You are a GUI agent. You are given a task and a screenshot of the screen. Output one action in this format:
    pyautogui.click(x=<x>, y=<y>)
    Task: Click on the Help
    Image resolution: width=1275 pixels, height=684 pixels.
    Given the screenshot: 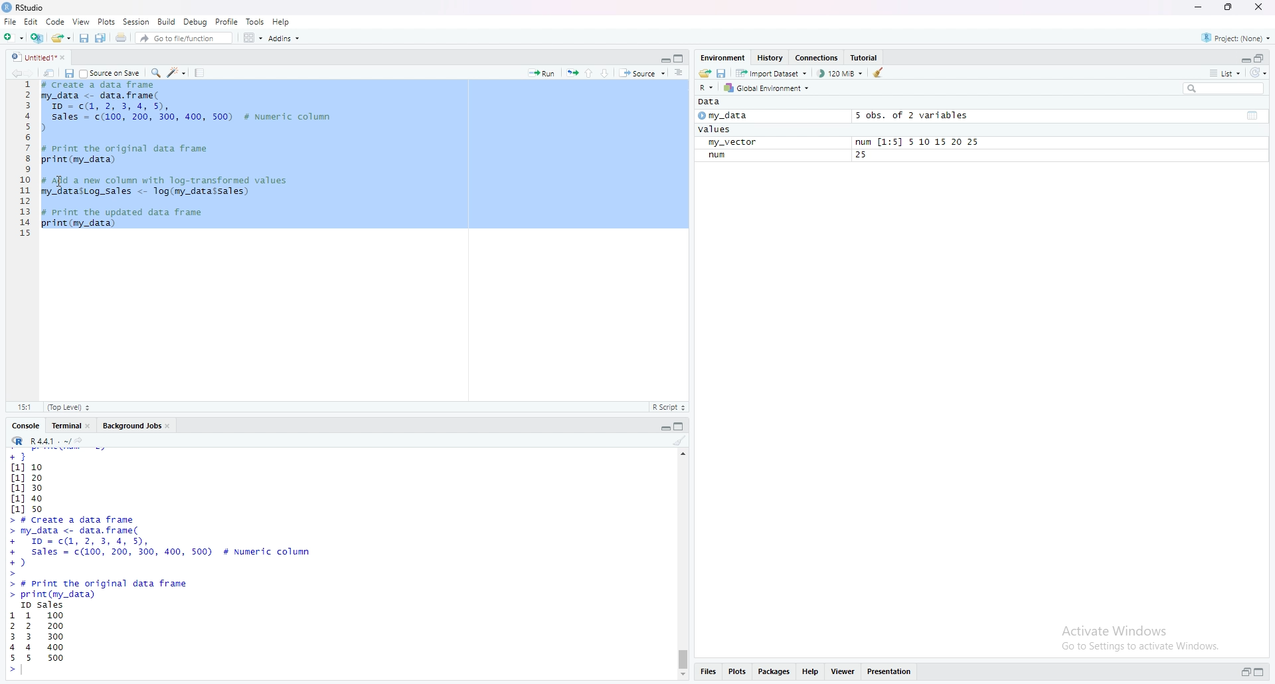 What is the action you would take?
    pyautogui.click(x=285, y=21)
    